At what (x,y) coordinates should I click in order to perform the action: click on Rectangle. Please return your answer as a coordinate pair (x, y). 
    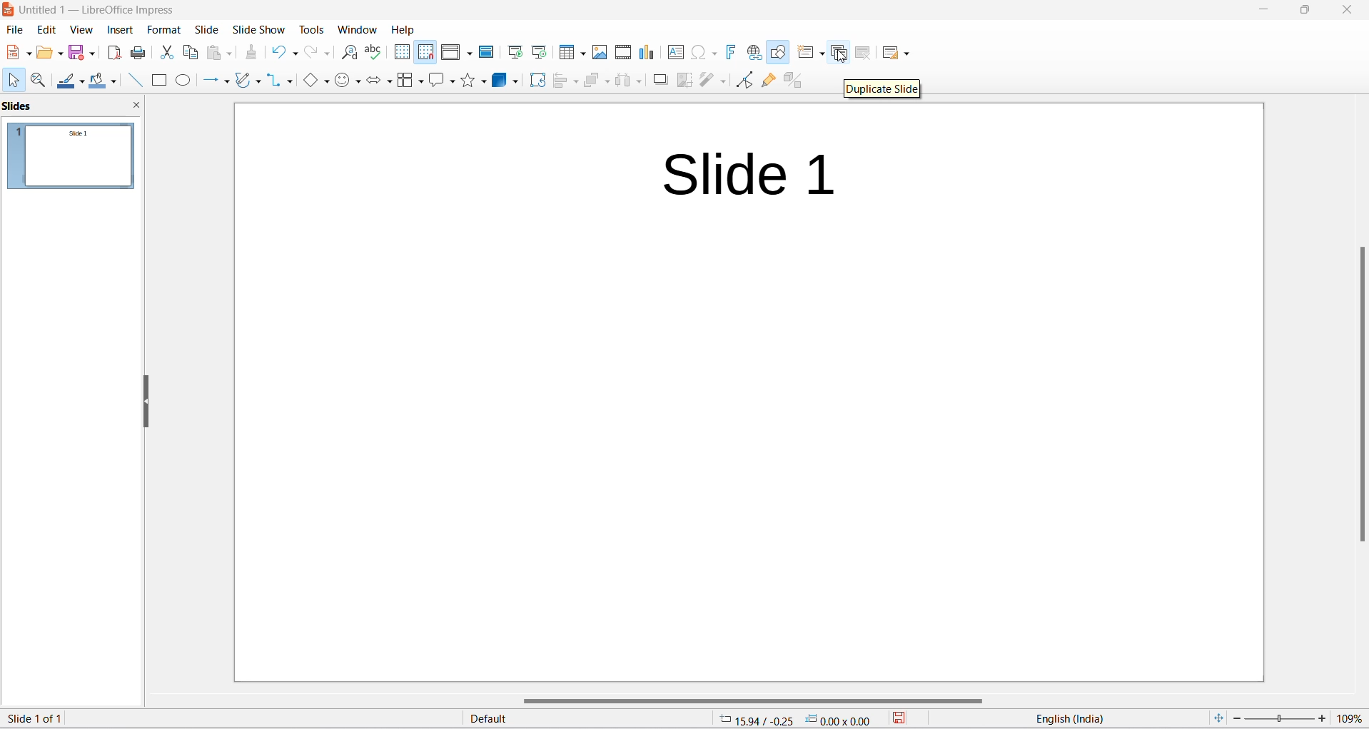
    Looking at the image, I should click on (158, 82).